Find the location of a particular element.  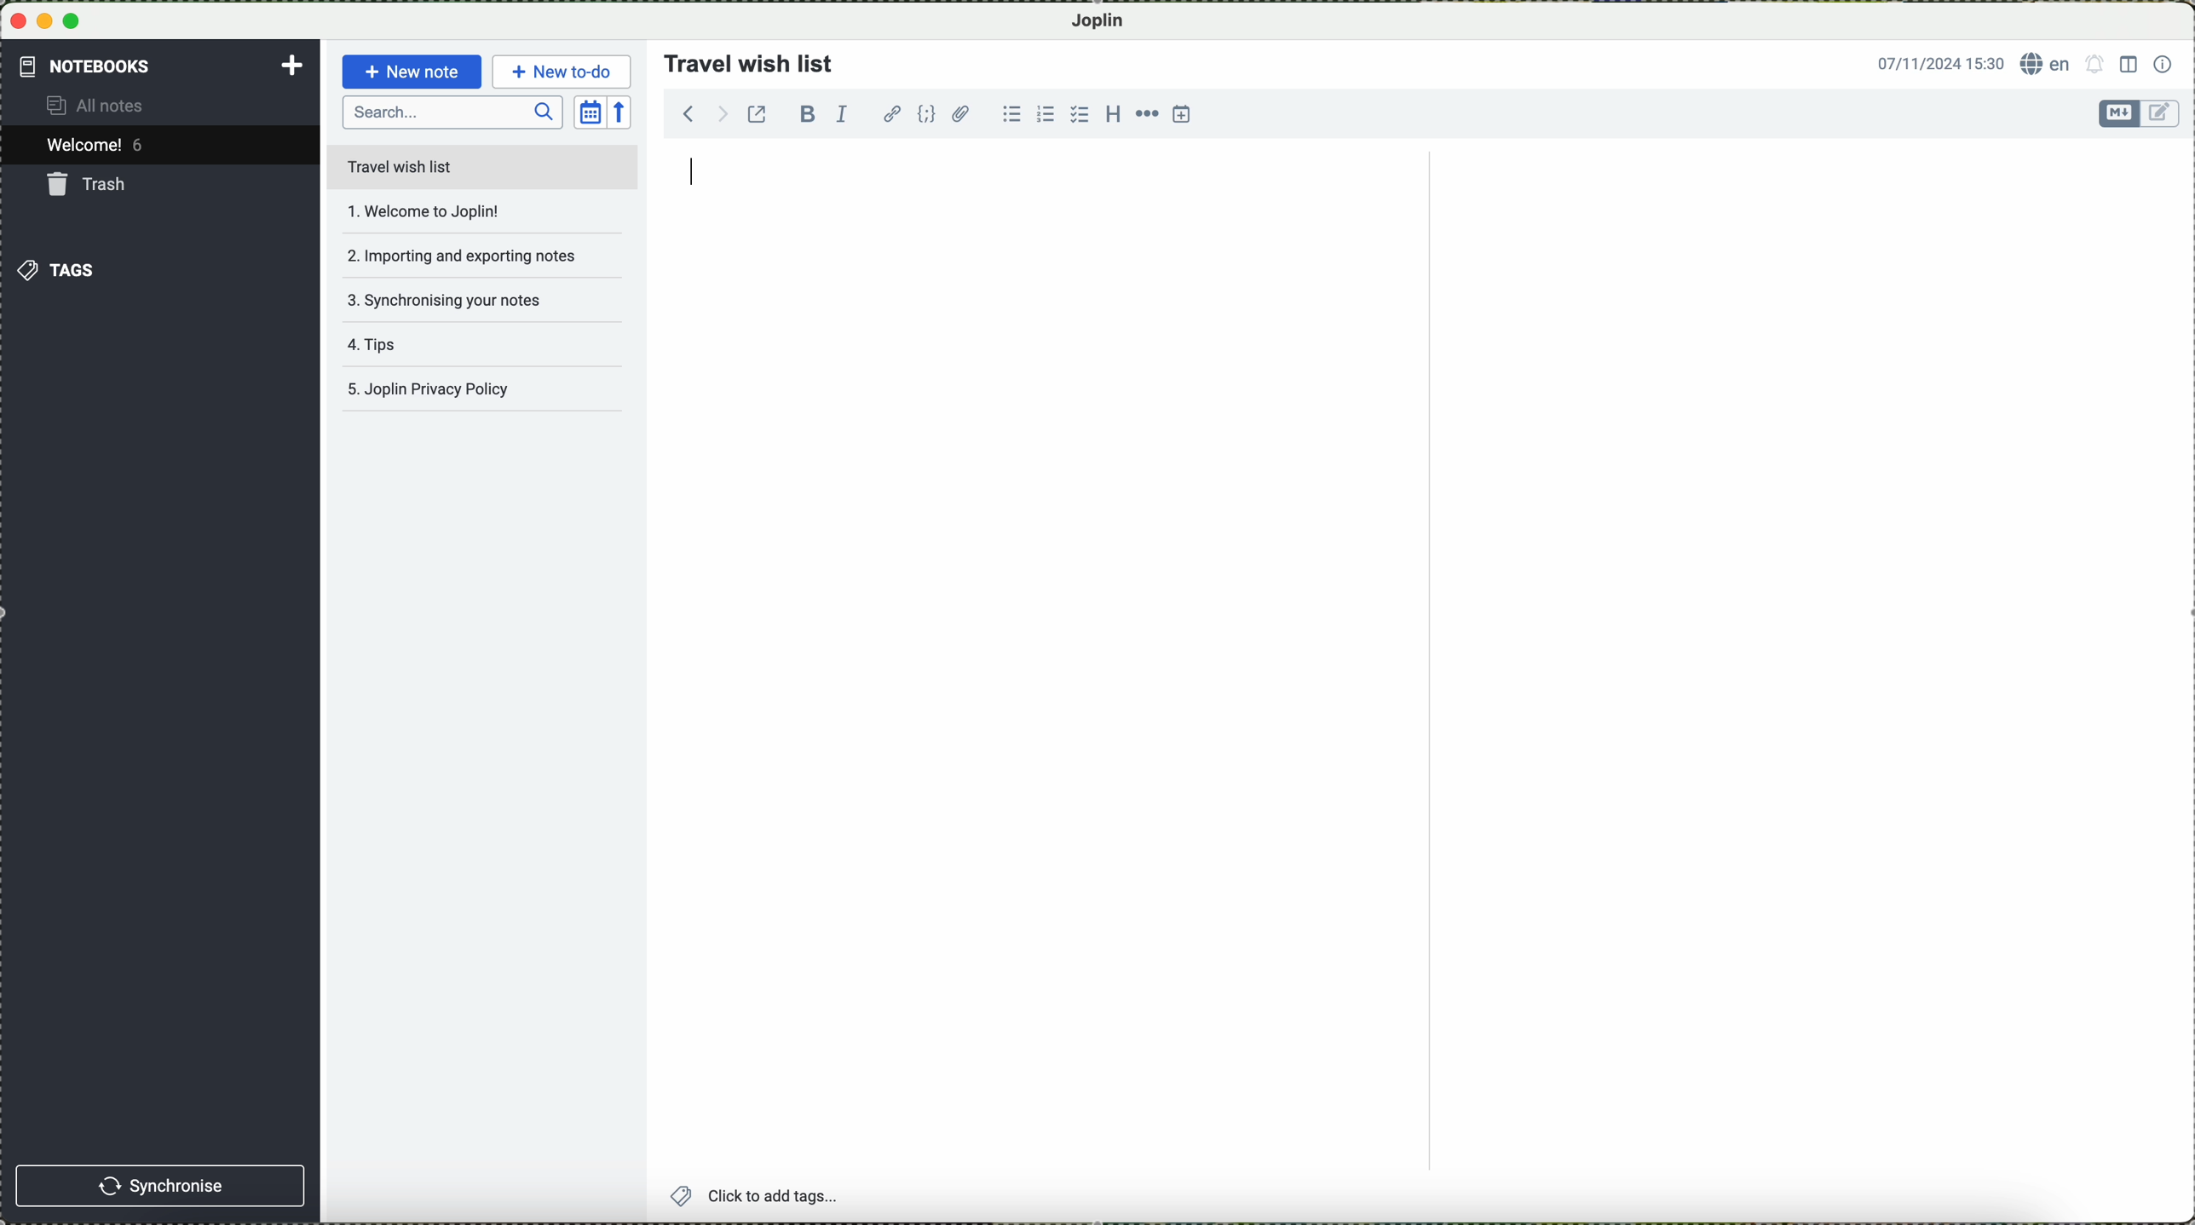

travel wish list file is located at coordinates (481, 166).